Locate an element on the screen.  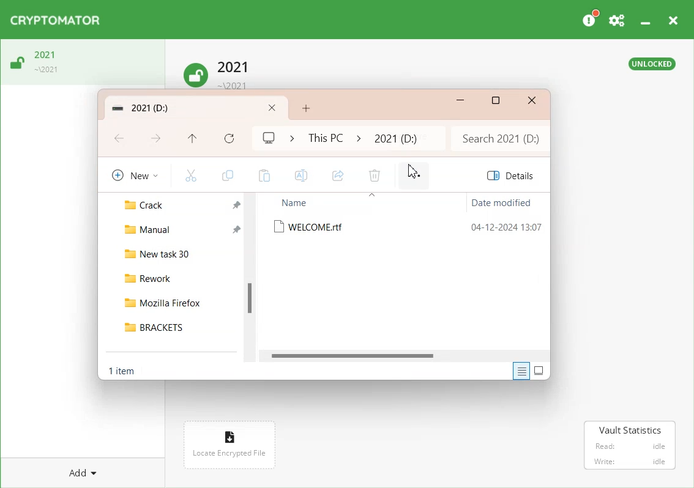
Delete is located at coordinates (375, 175).